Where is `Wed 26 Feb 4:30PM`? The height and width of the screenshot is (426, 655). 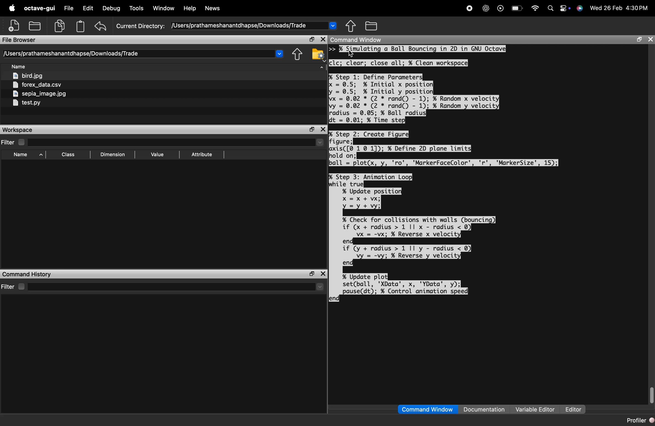
Wed 26 Feb 4:30PM is located at coordinates (619, 8).